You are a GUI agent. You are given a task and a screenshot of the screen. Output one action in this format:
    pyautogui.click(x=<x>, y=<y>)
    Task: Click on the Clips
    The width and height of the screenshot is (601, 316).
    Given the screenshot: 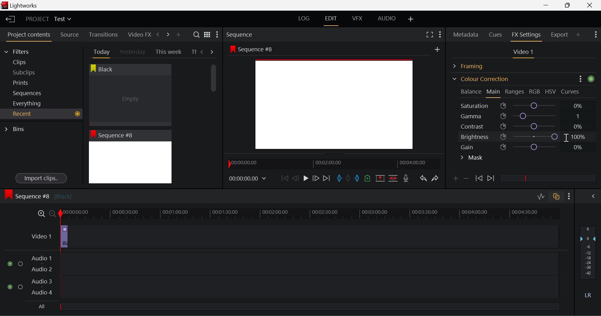 What is the action you would take?
    pyautogui.click(x=31, y=62)
    